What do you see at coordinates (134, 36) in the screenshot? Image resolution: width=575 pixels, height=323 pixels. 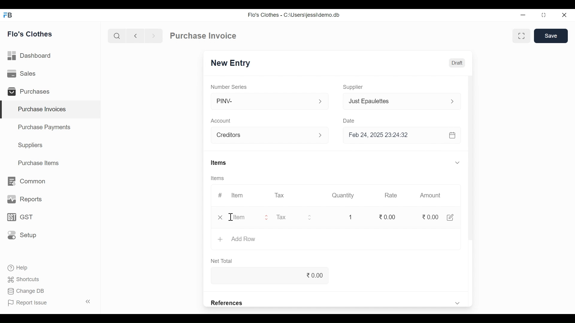 I see `Navigate back` at bounding box center [134, 36].